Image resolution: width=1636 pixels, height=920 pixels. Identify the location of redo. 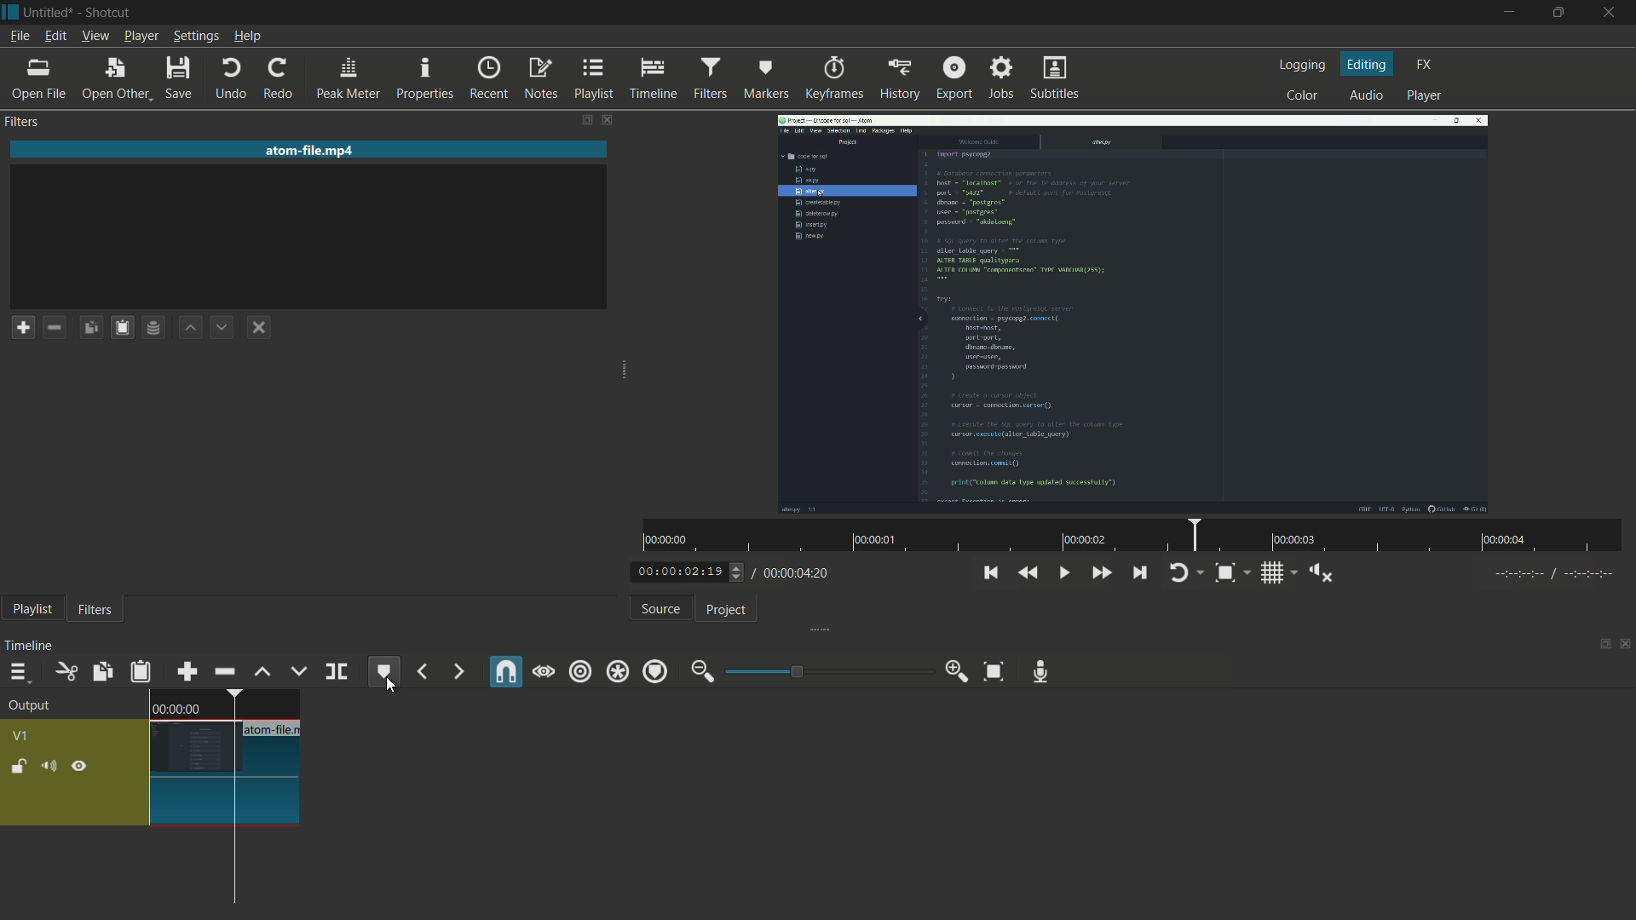
(277, 80).